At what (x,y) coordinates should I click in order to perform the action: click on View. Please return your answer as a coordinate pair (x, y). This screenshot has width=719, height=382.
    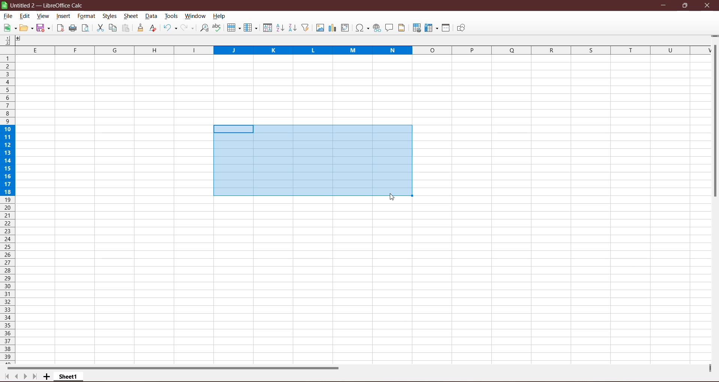
    Looking at the image, I should click on (42, 16).